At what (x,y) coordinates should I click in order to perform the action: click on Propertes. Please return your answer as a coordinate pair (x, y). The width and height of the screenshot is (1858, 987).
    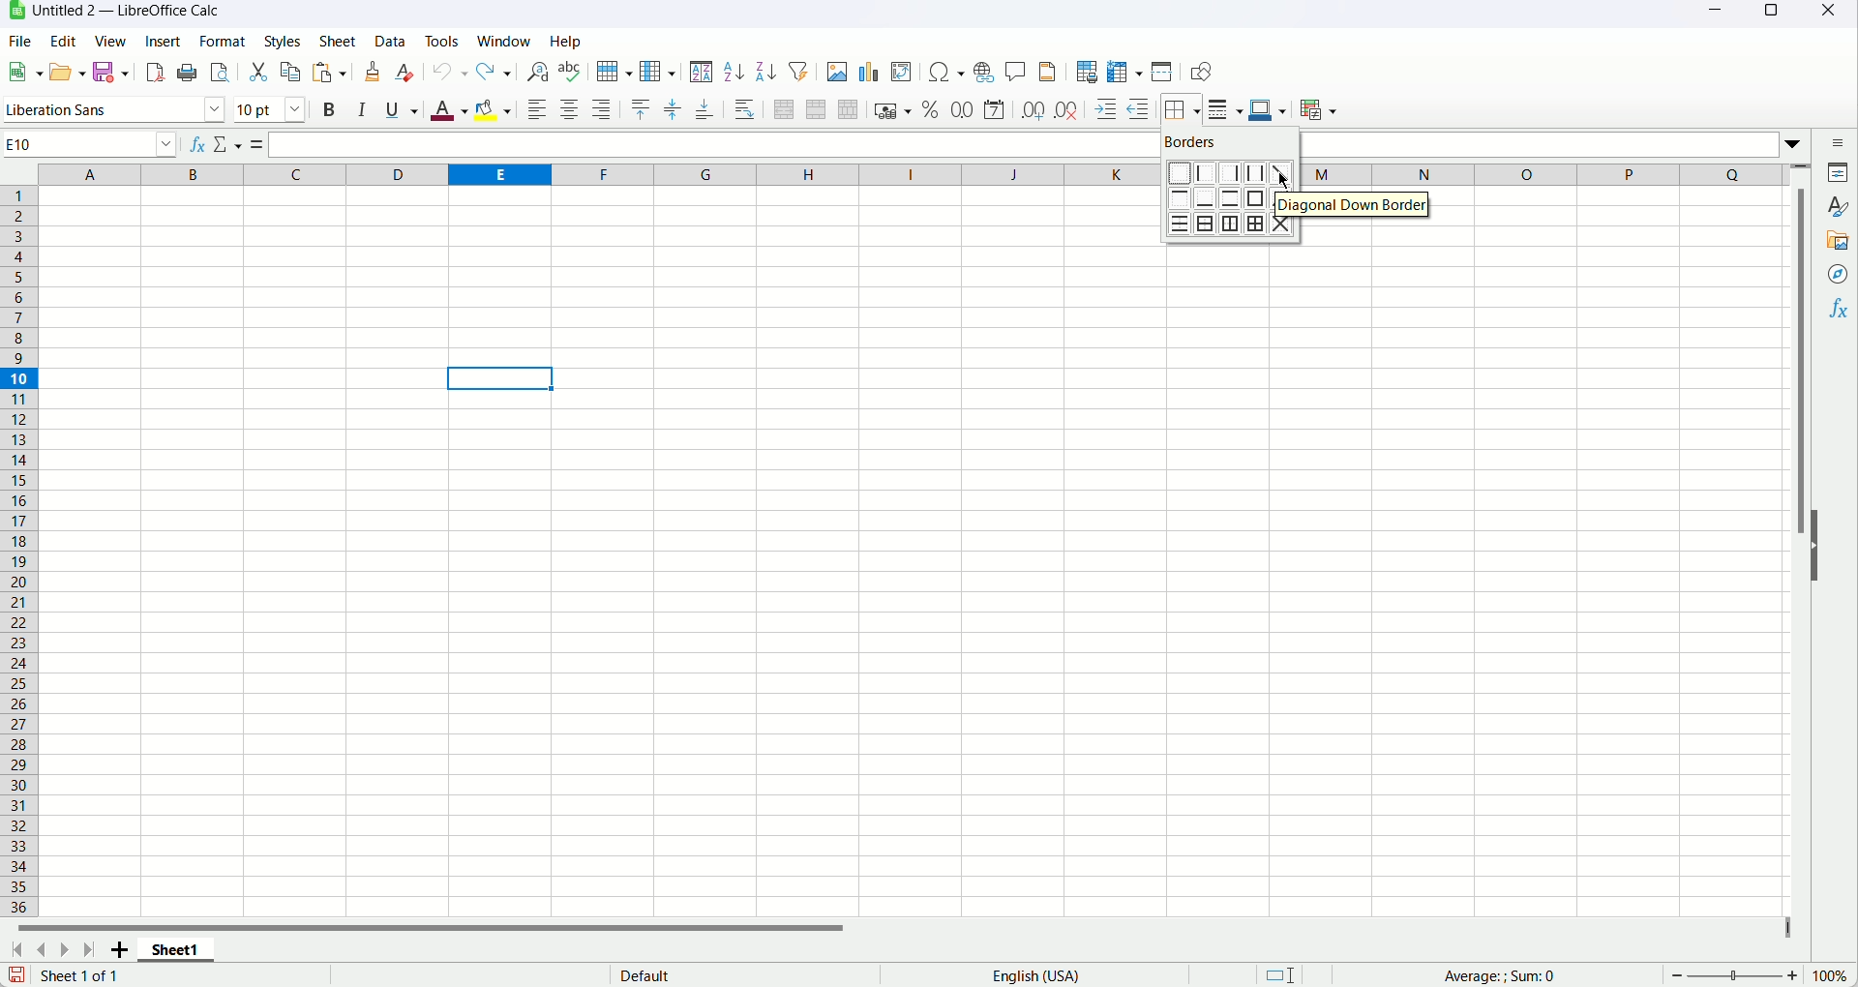
    Looking at the image, I should click on (1841, 174).